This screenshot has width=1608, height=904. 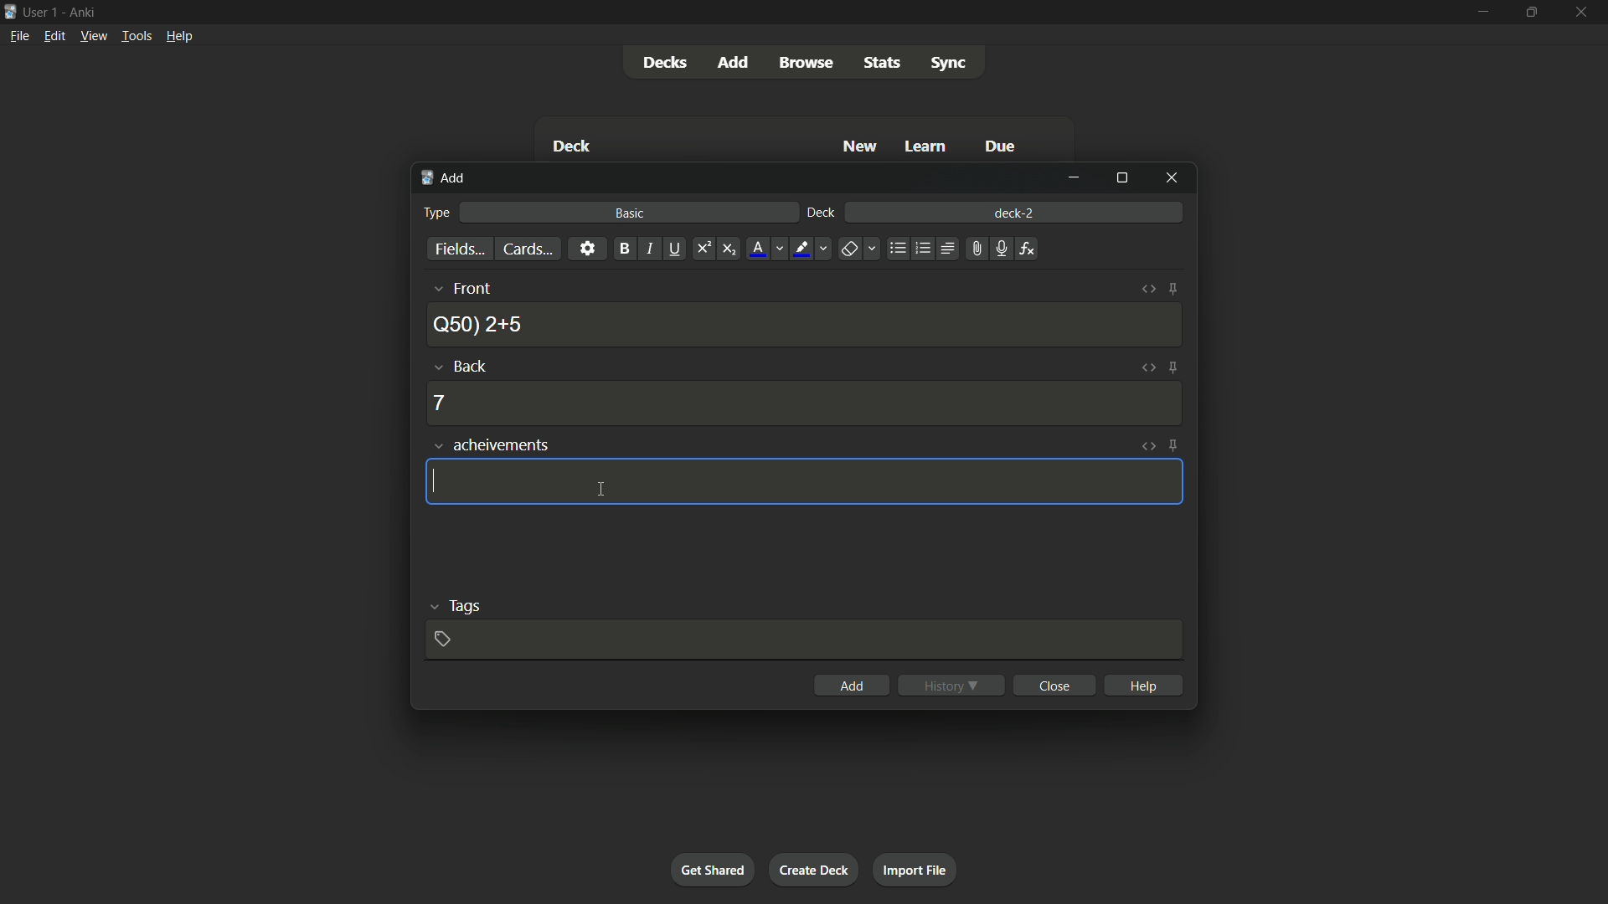 I want to click on maximize, so click(x=1120, y=179).